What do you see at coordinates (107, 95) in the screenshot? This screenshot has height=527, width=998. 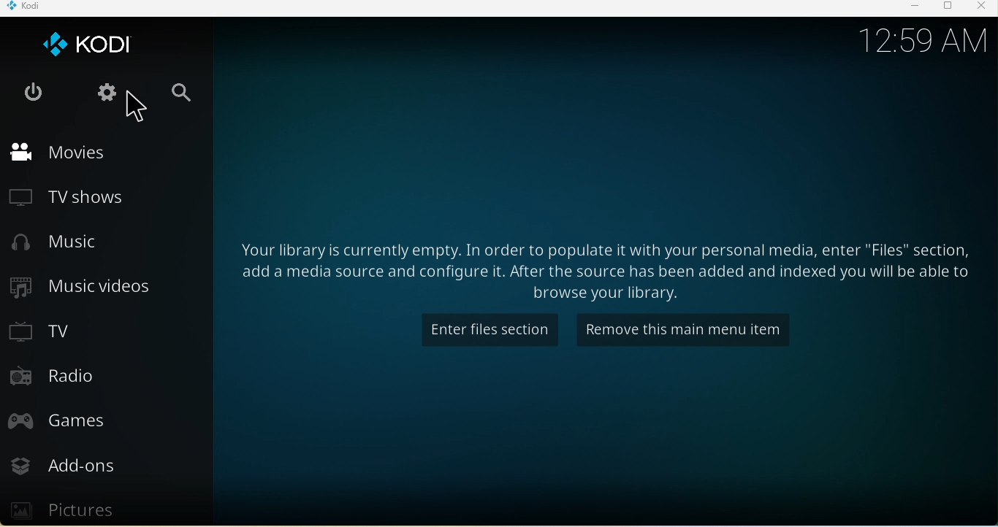 I see `Settings` at bounding box center [107, 95].